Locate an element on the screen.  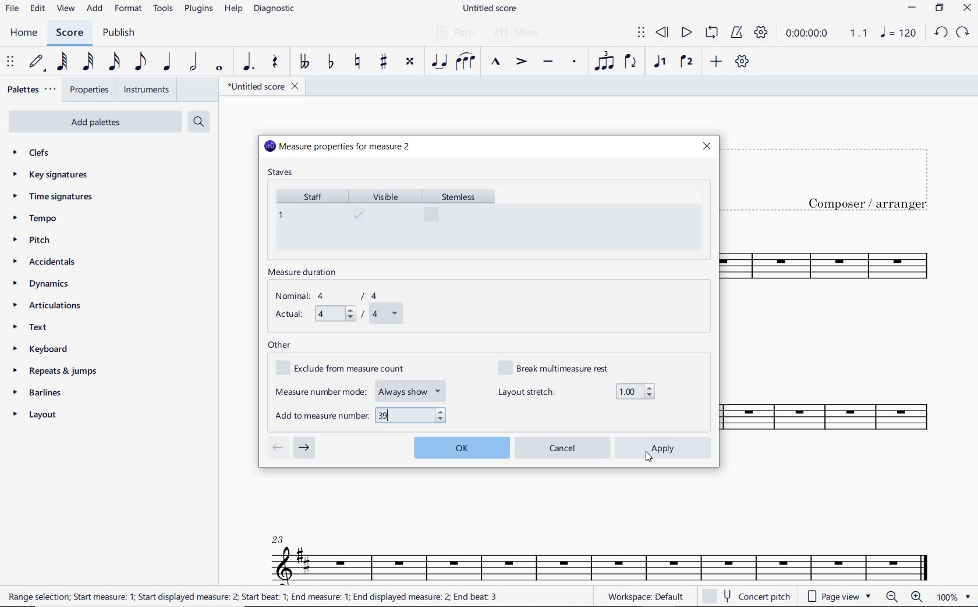
close is located at coordinates (706, 146).